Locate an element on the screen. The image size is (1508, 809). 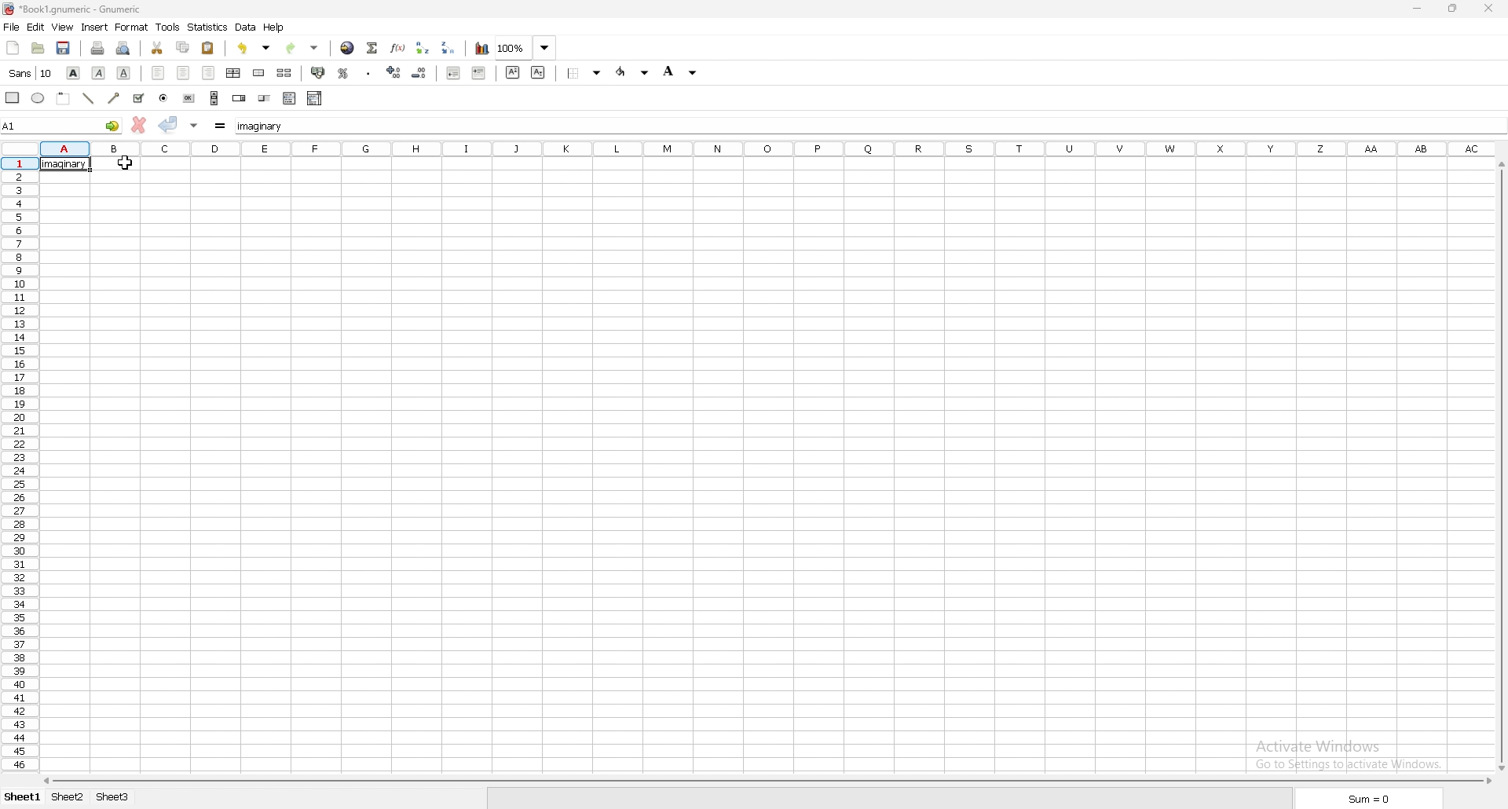
close is located at coordinates (1488, 7).